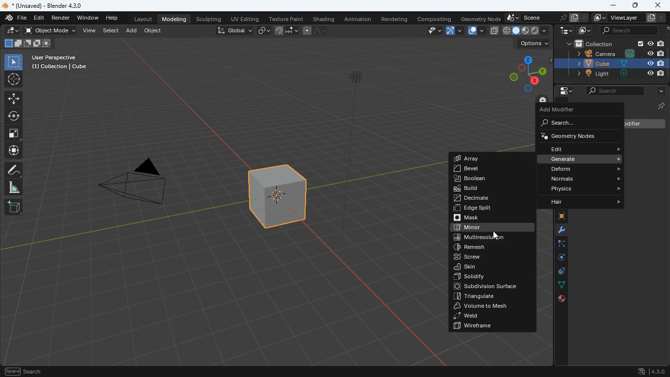 This screenshot has width=670, height=377. I want to click on build, so click(490, 188).